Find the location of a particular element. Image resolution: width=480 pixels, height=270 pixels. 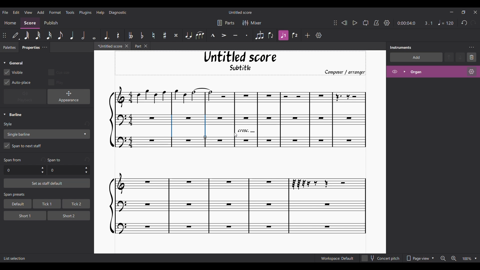

Toggle for Concert pitch is located at coordinates (381, 258).